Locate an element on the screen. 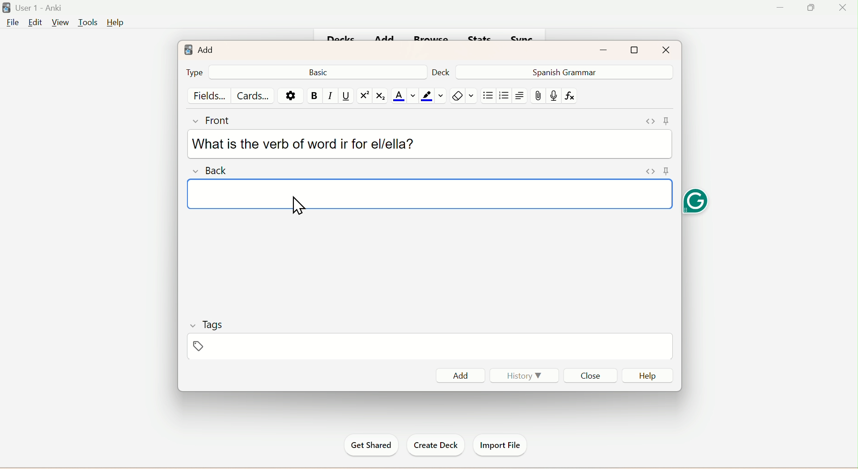 The image size is (858, 469). Create Deck is located at coordinates (433, 445).